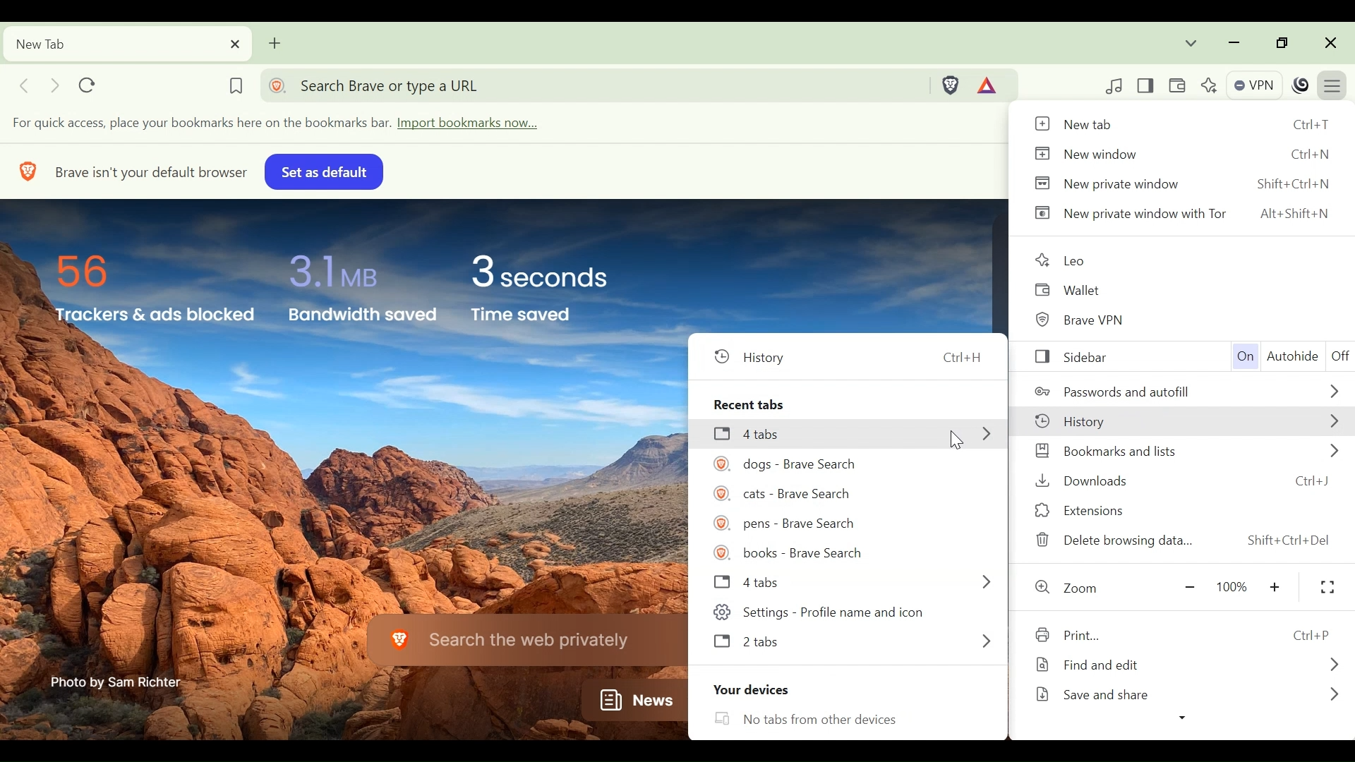  What do you see at coordinates (1090, 318) in the screenshot?
I see `Brave VPN` at bounding box center [1090, 318].